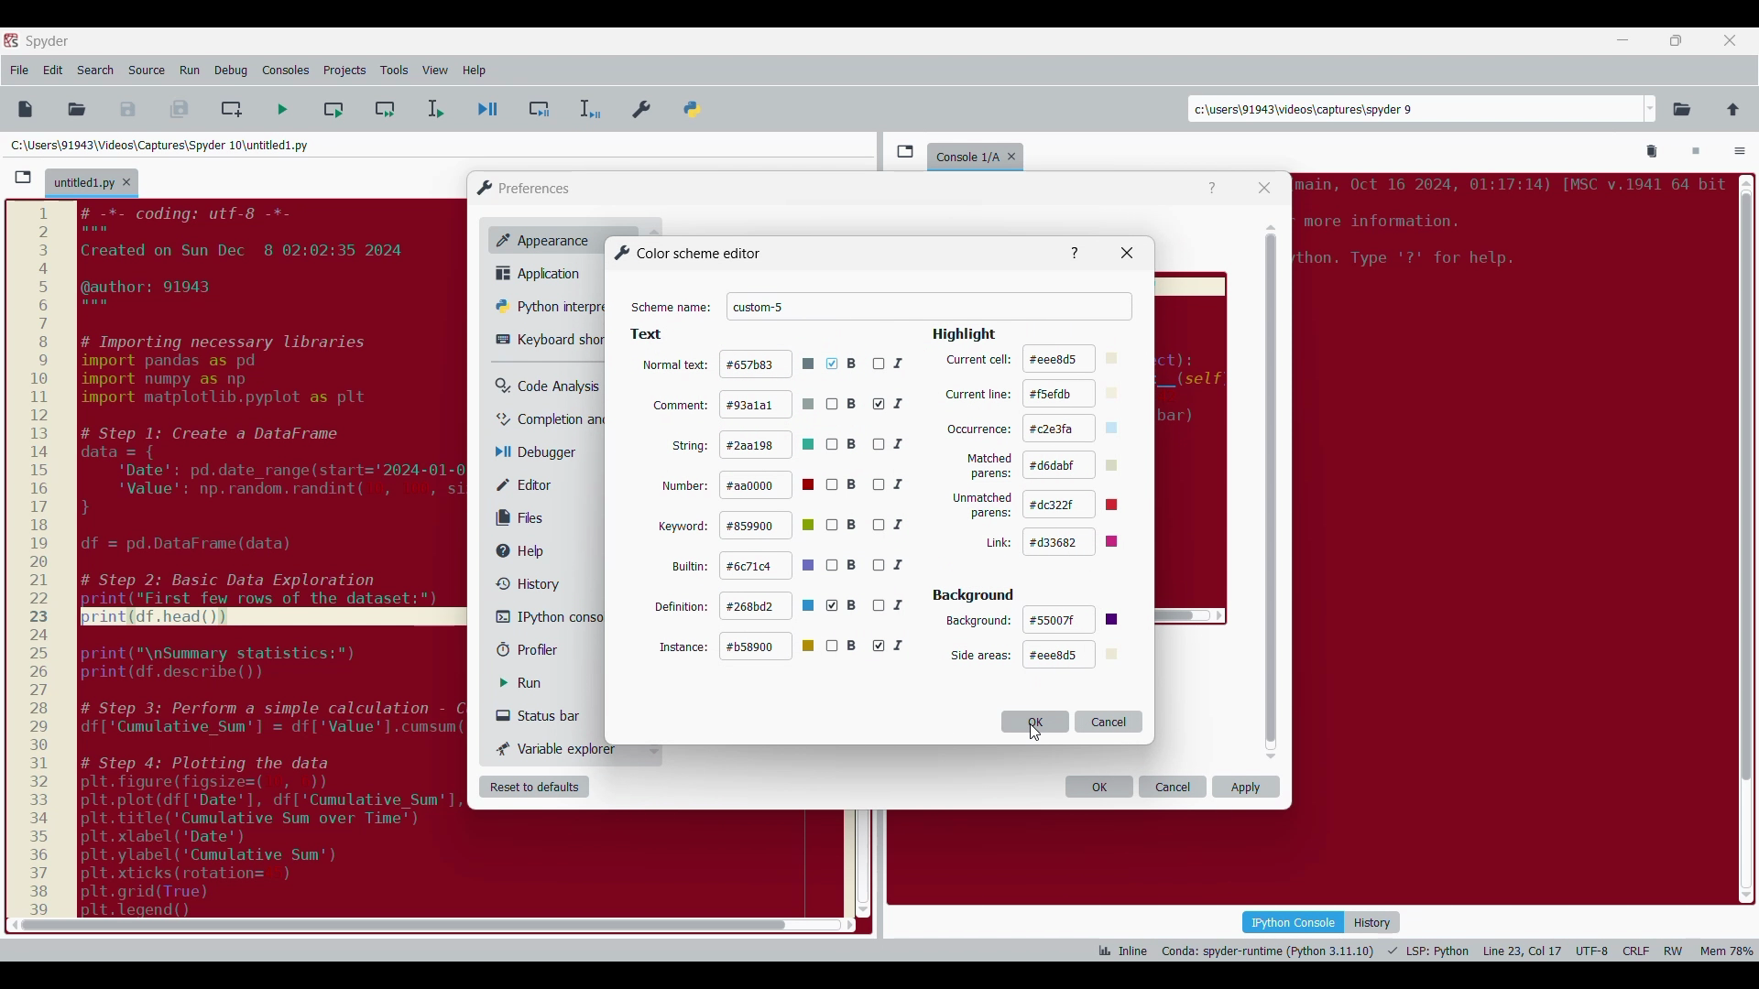  What do you see at coordinates (25, 109) in the screenshot?
I see `New file` at bounding box center [25, 109].